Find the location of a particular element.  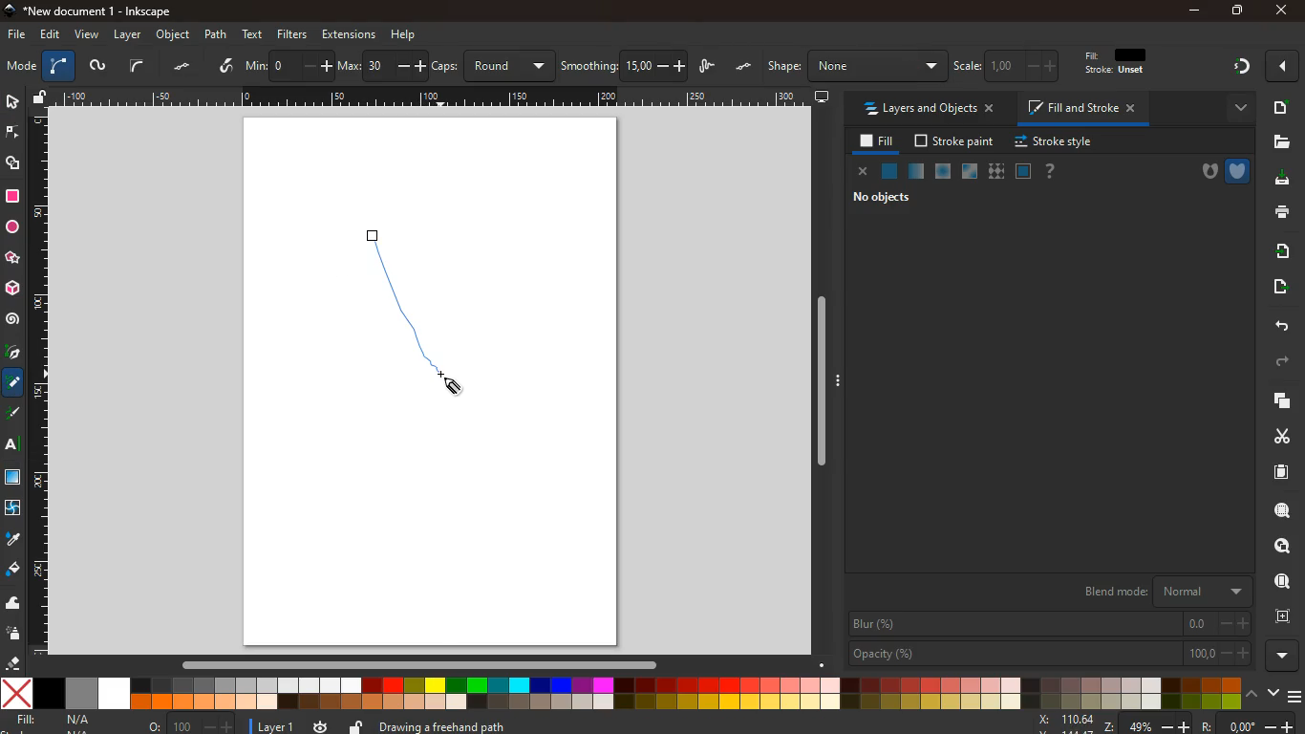

Scale is located at coordinates (434, 97).